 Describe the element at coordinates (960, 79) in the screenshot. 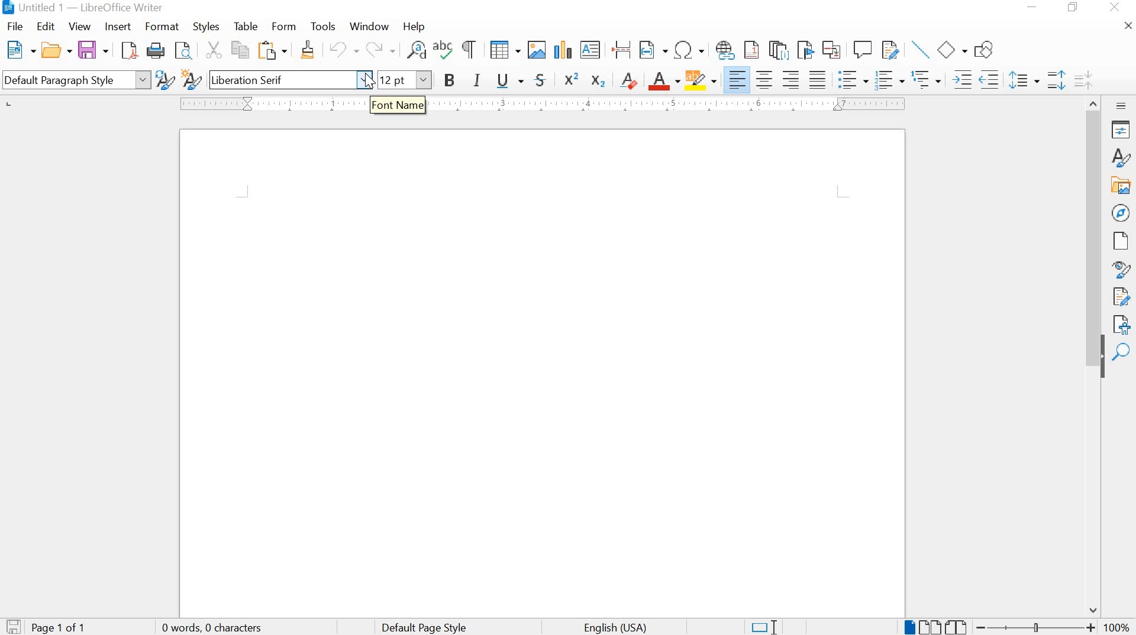

I see `INCREASE INDENT` at that location.